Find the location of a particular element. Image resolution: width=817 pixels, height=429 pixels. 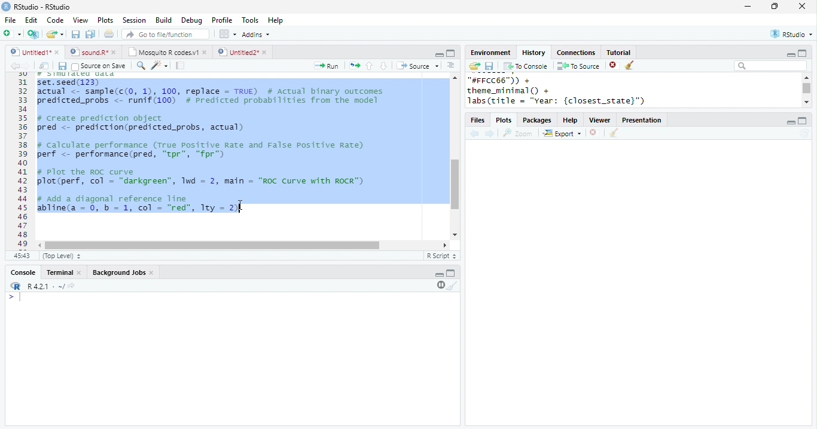

Environment is located at coordinates (490, 53).